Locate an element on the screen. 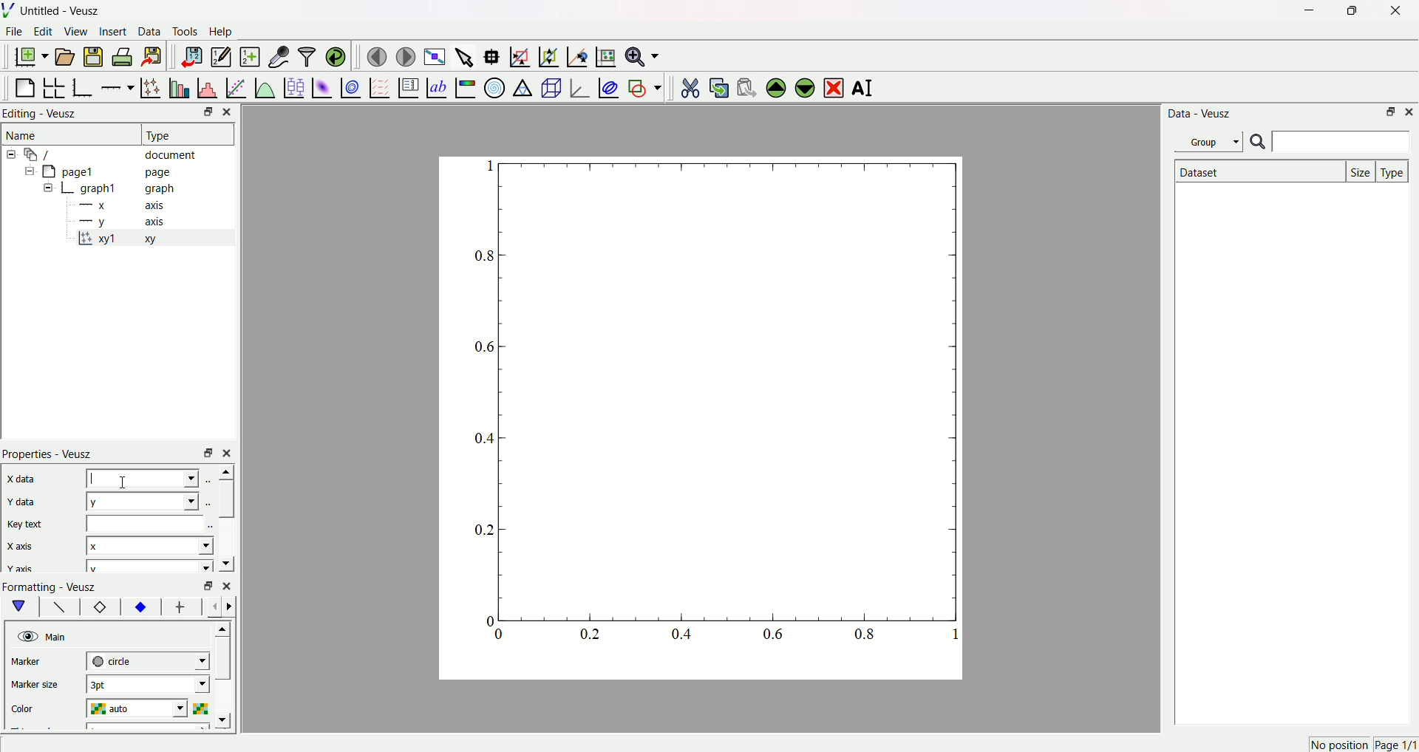  pagel1 page is located at coordinates (118, 171).